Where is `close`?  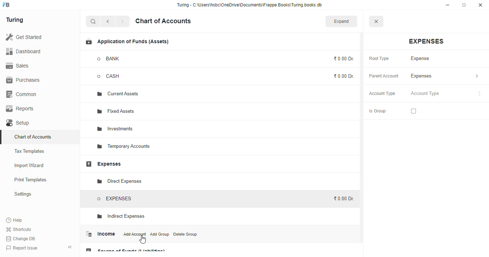 close is located at coordinates (480, 5).